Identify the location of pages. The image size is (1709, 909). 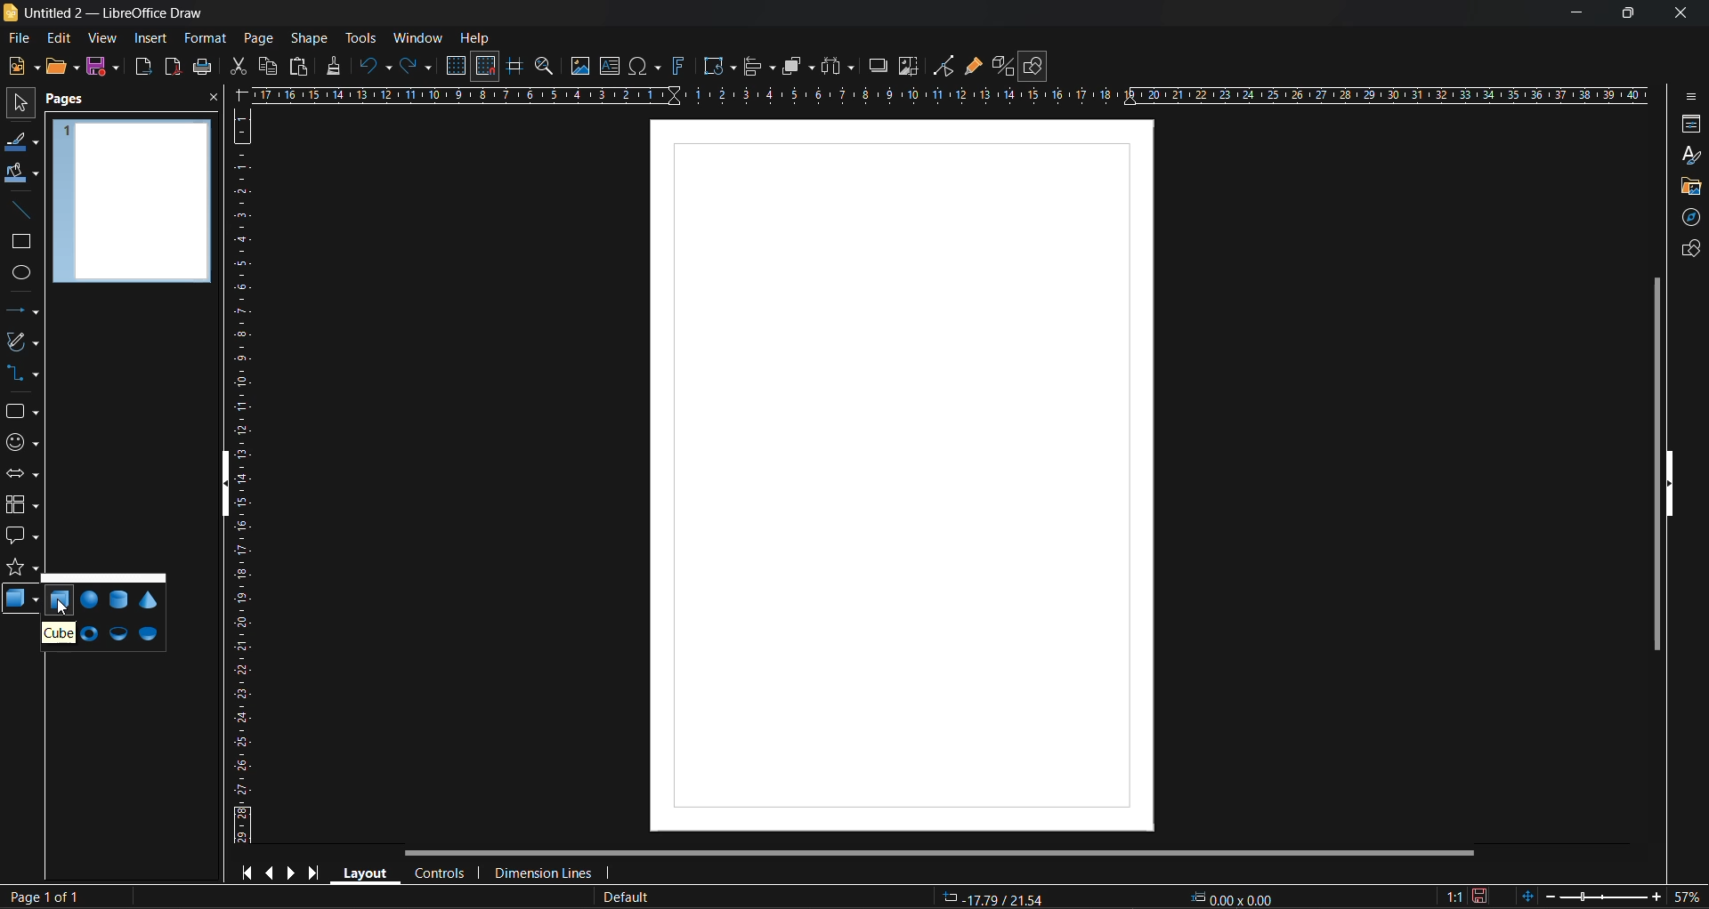
(70, 100).